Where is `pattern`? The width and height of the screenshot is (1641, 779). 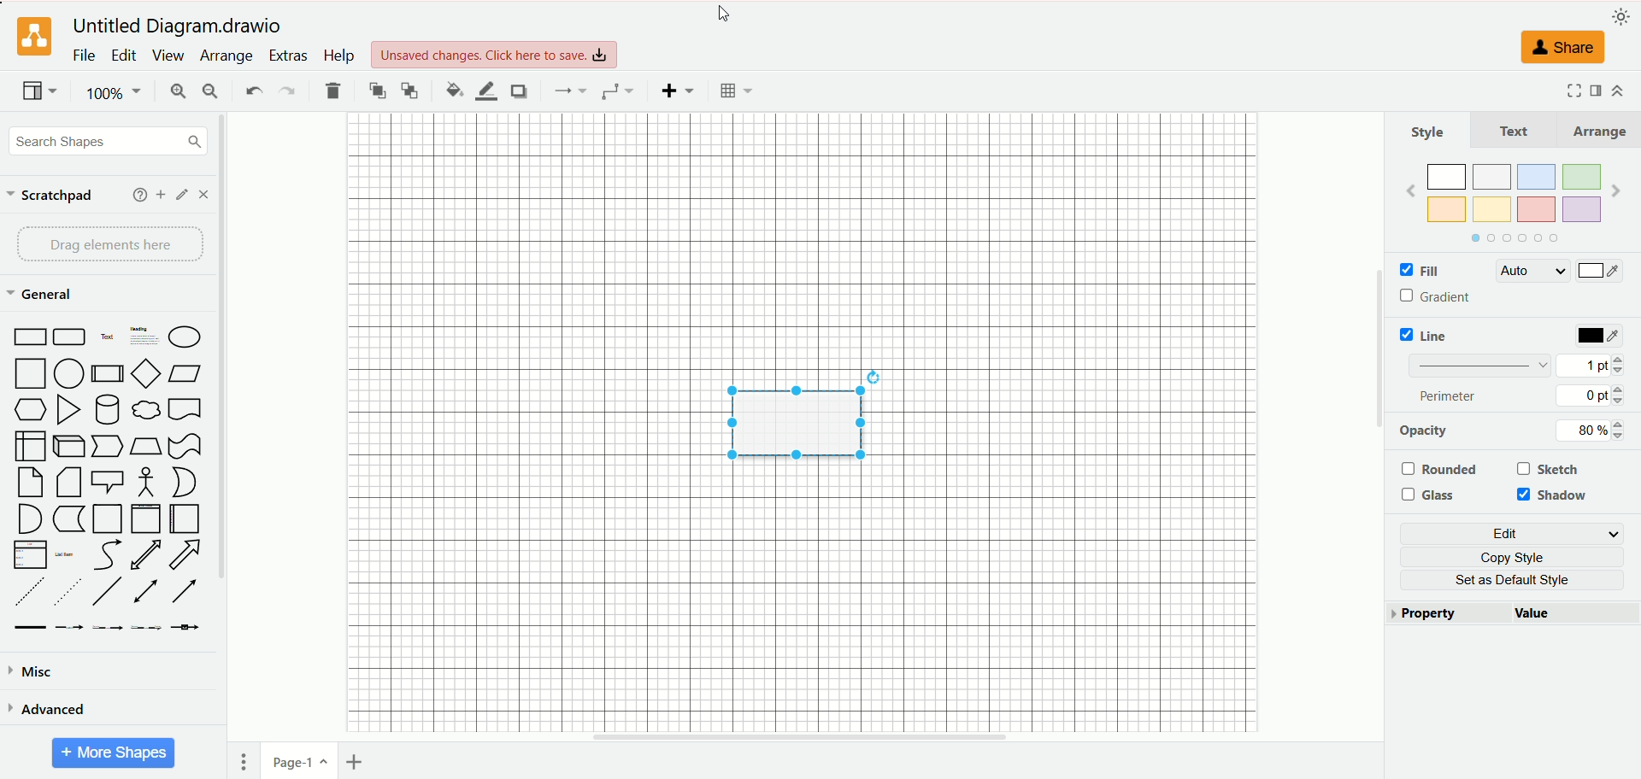
pattern is located at coordinates (1480, 364).